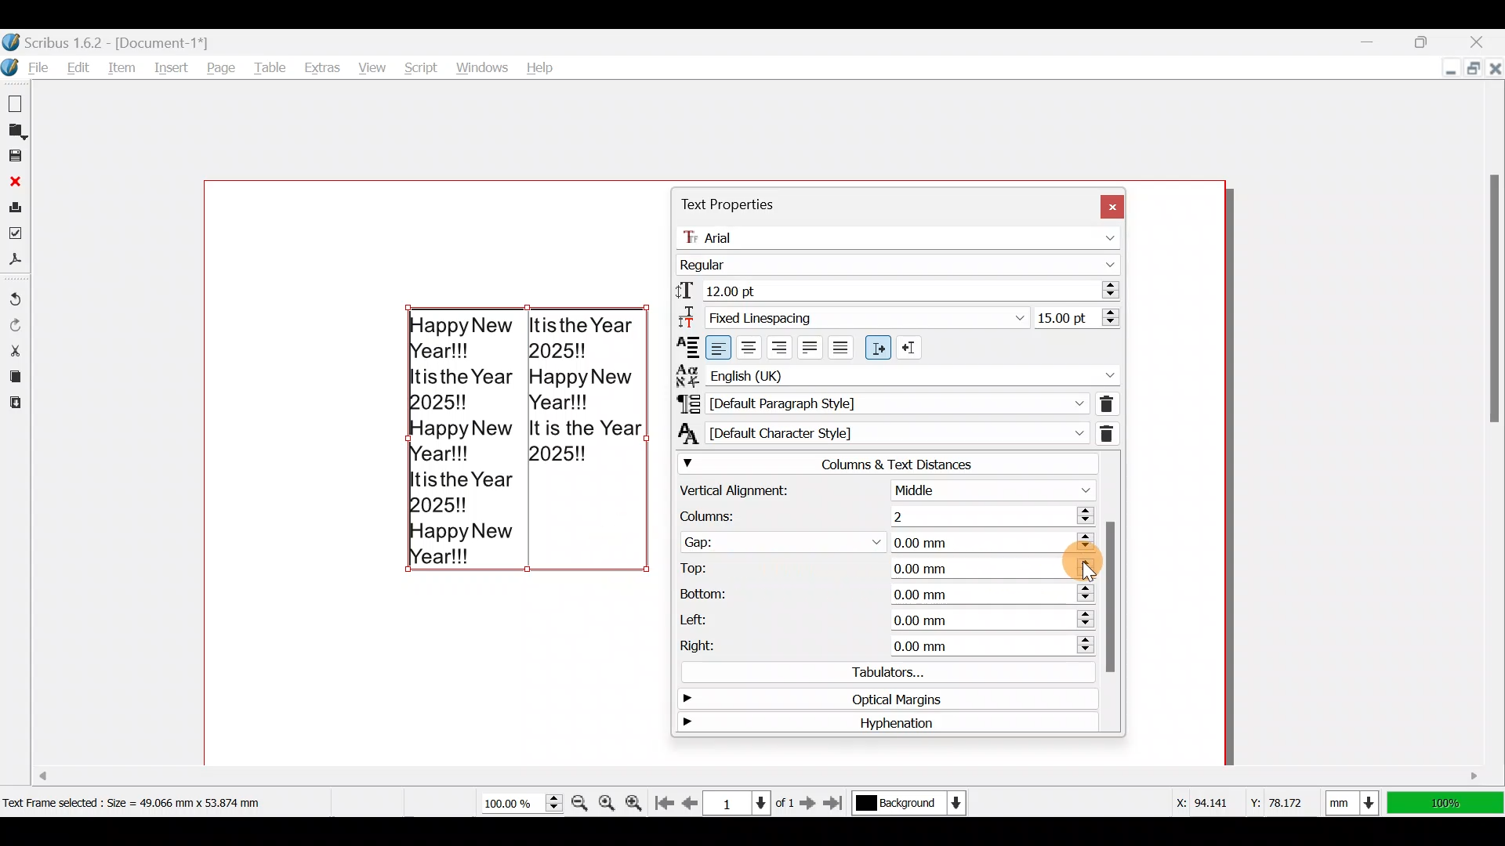 This screenshot has height=846, width=1505. Describe the element at coordinates (17, 131) in the screenshot. I see `Open` at that location.